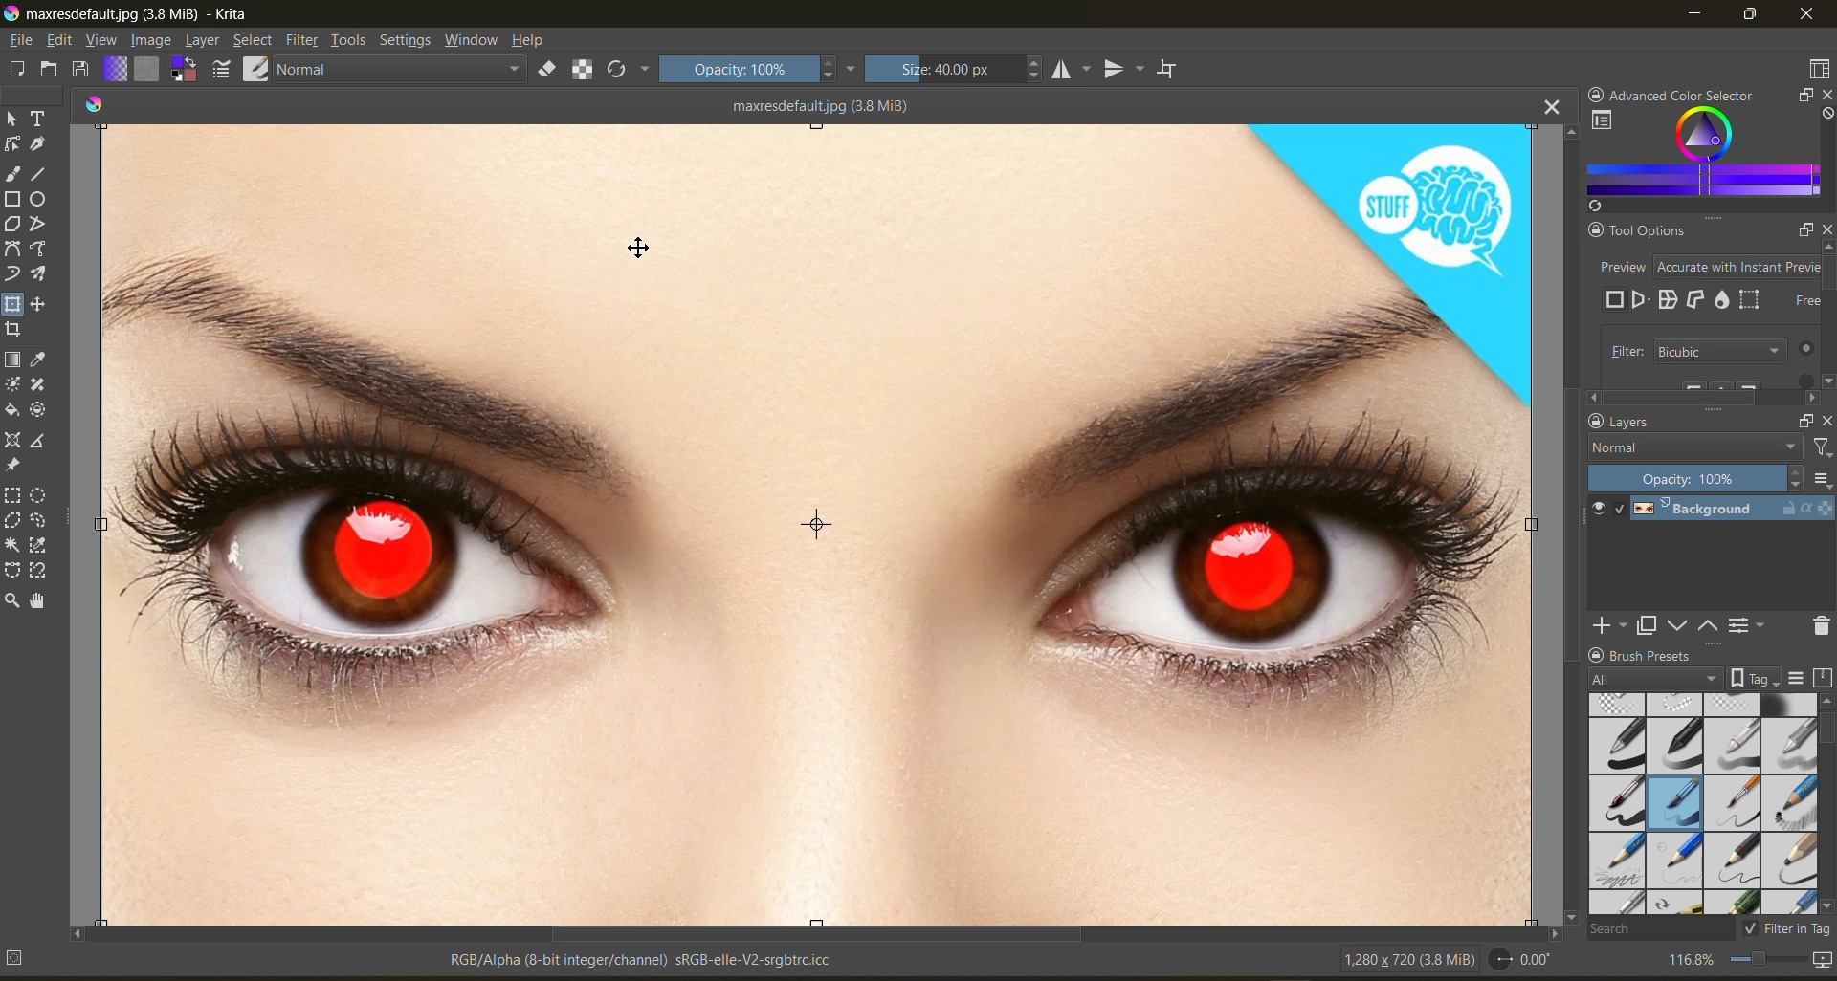  I want to click on tool, so click(11, 440).